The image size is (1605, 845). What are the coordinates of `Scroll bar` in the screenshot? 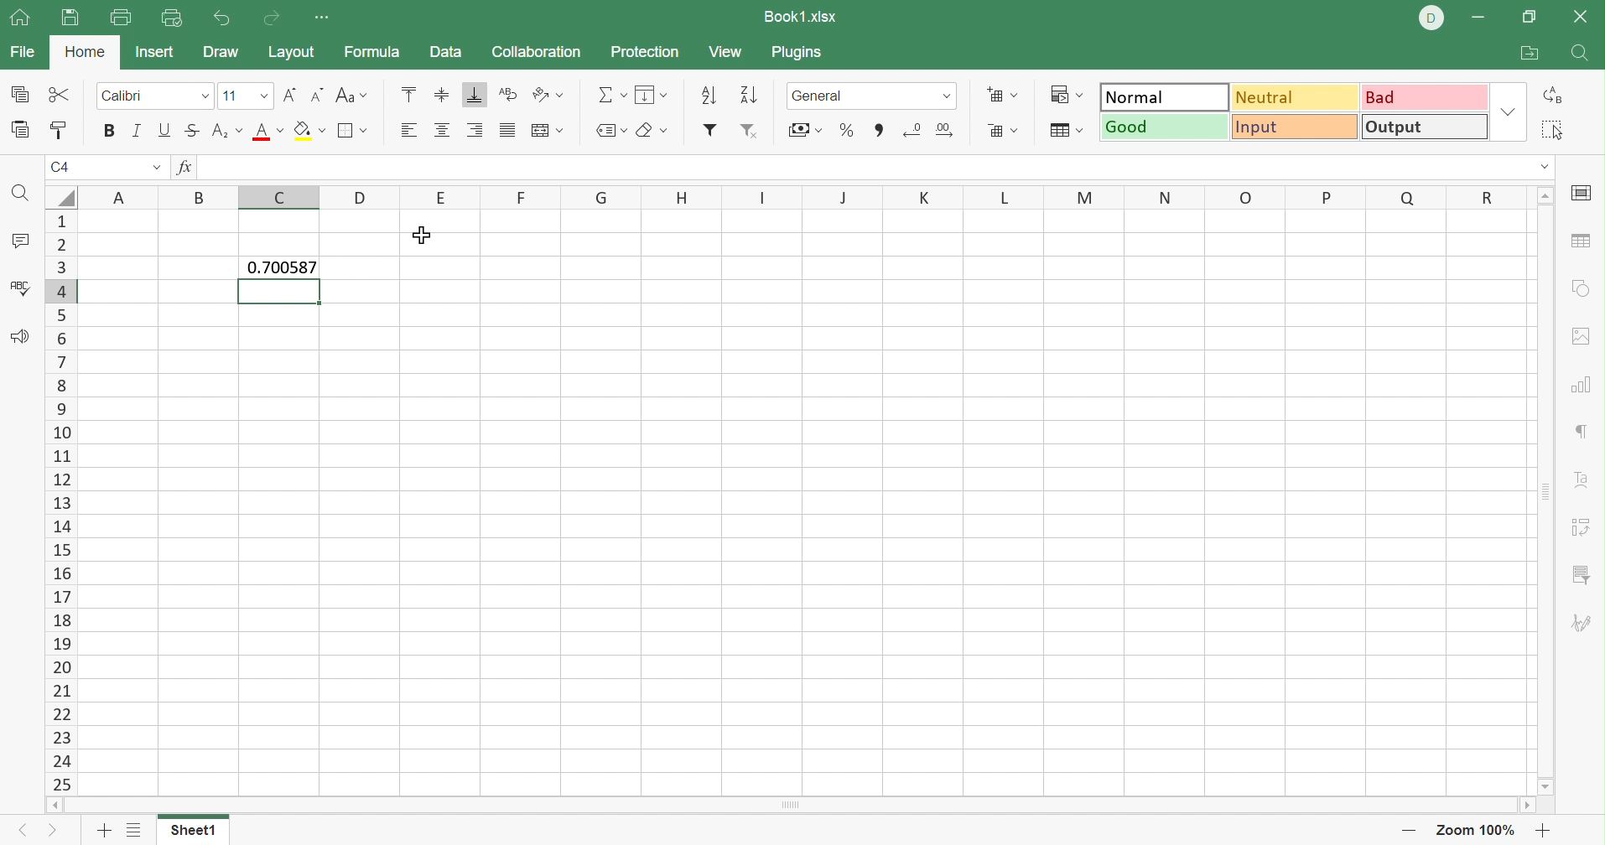 It's located at (1542, 493).